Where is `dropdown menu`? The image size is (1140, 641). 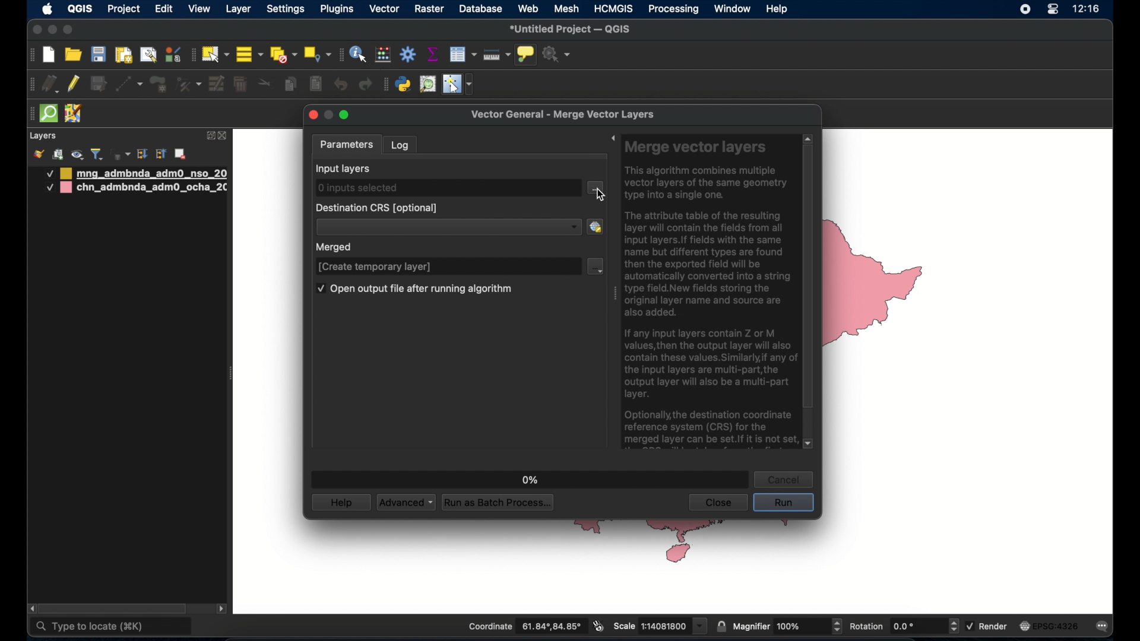
dropdown menu is located at coordinates (596, 266).